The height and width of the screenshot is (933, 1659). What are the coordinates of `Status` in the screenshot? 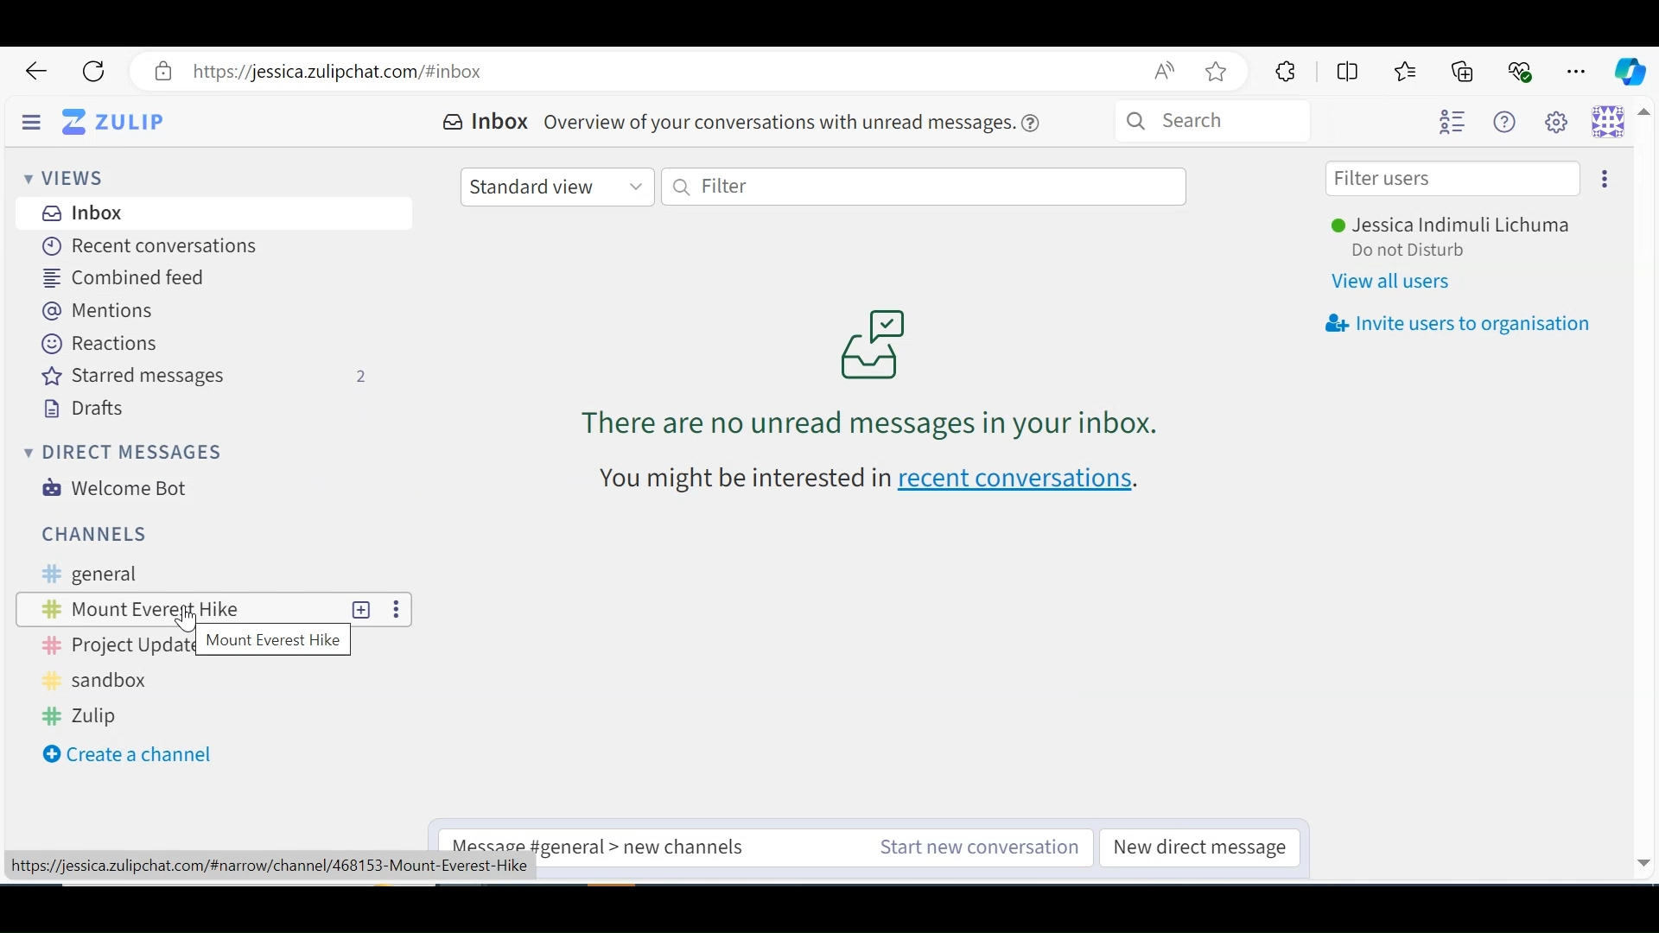 It's located at (1424, 252).